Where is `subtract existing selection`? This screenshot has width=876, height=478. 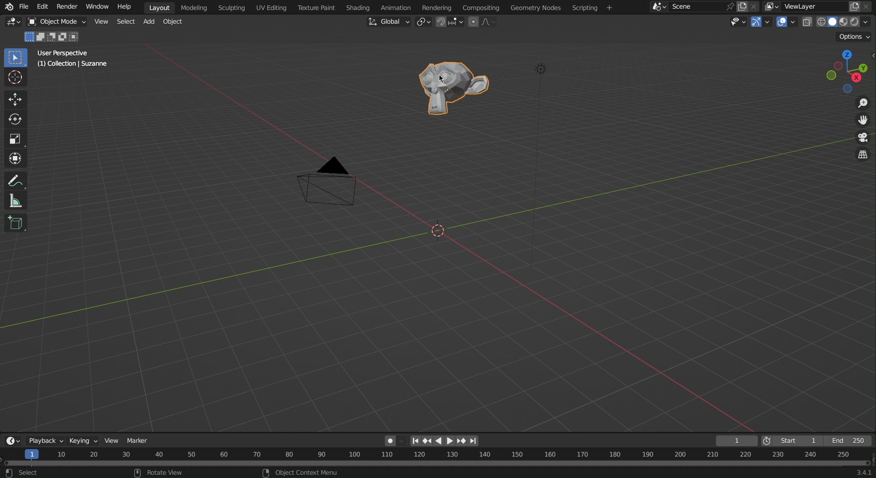 subtract existing selection is located at coordinates (53, 38).